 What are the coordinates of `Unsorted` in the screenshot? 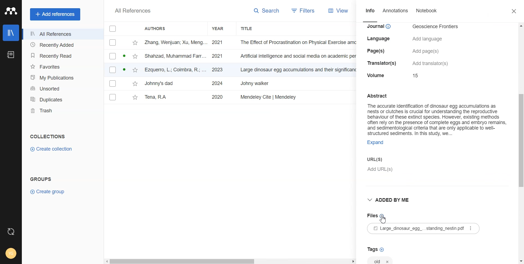 It's located at (62, 88).